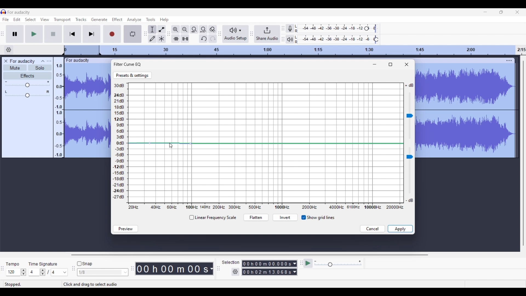  What do you see at coordinates (152, 39) in the screenshot?
I see `Draw tool` at bounding box center [152, 39].